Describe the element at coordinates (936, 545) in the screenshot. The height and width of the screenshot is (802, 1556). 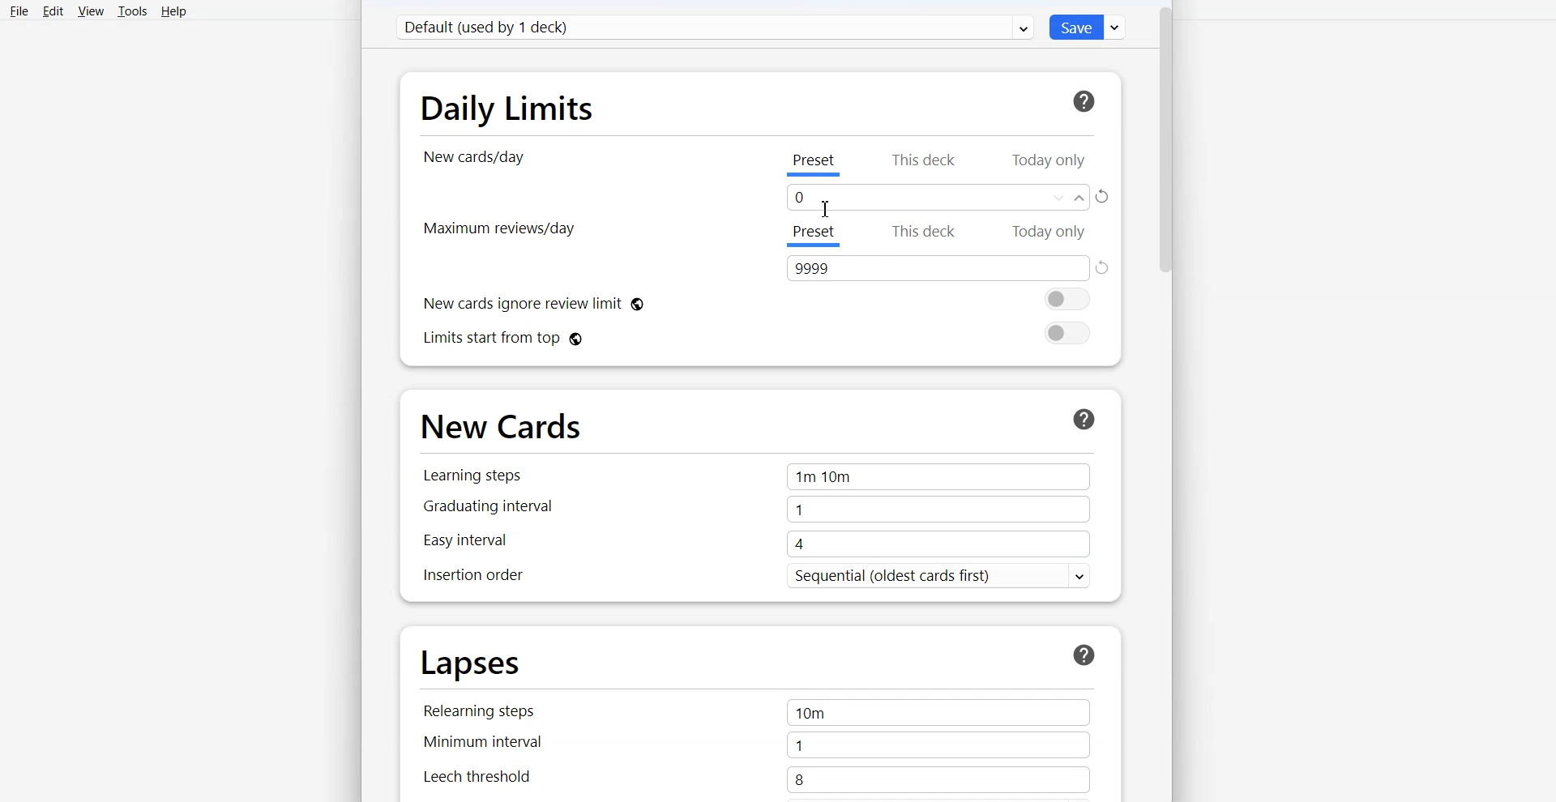
I see `4` at that location.